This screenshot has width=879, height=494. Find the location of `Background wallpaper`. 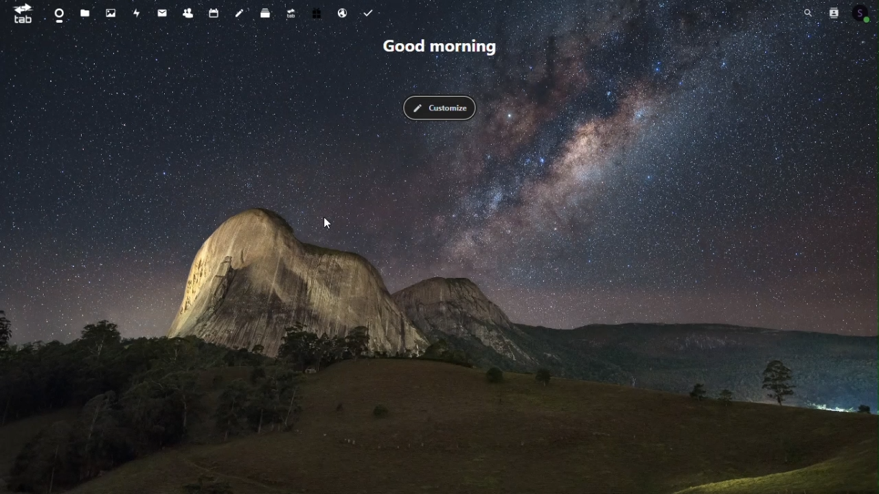

Background wallpaper is located at coordinates (439, 309).